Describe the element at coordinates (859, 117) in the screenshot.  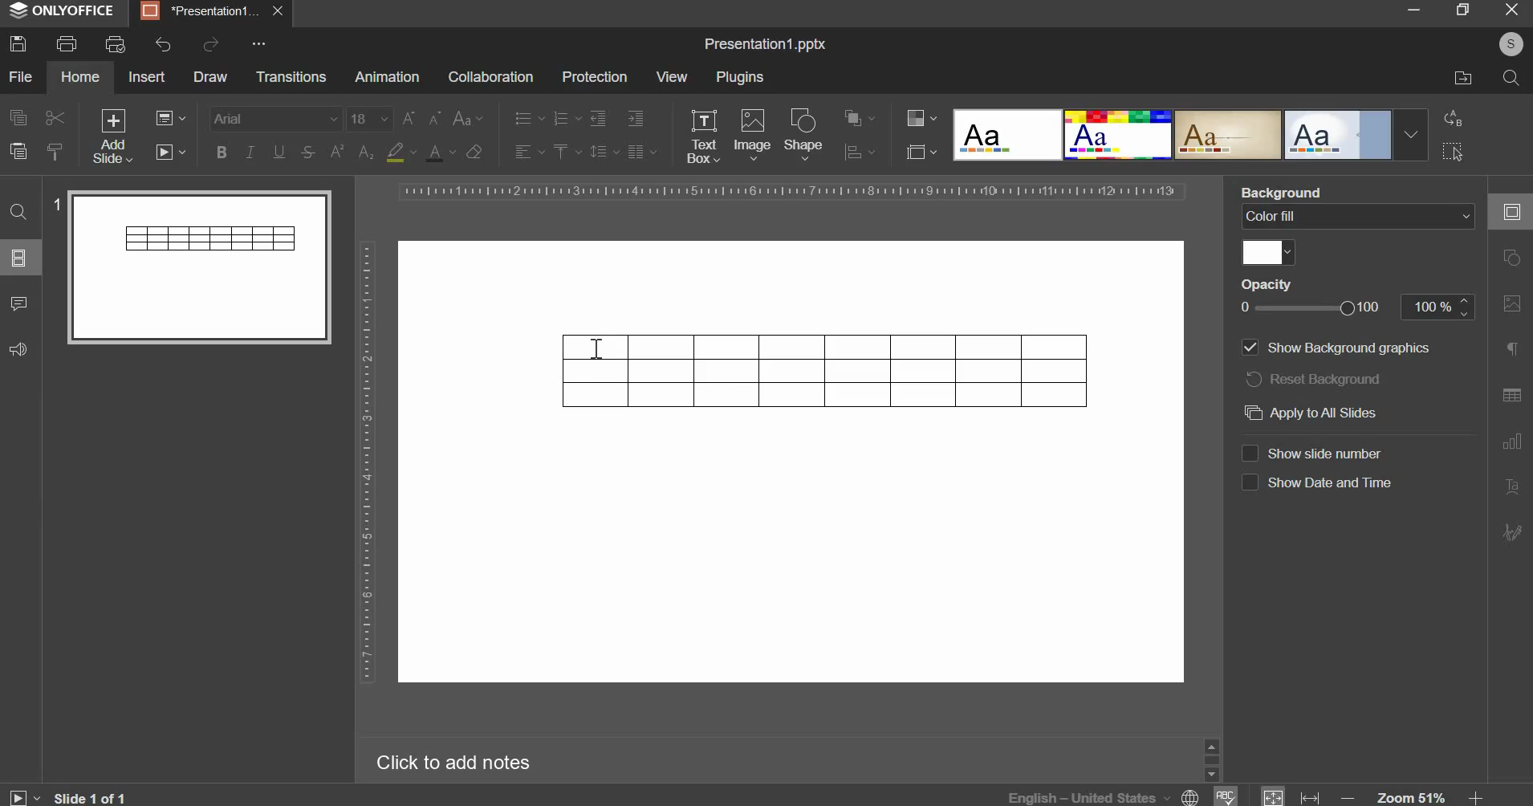
I see `arrange object` at that location.